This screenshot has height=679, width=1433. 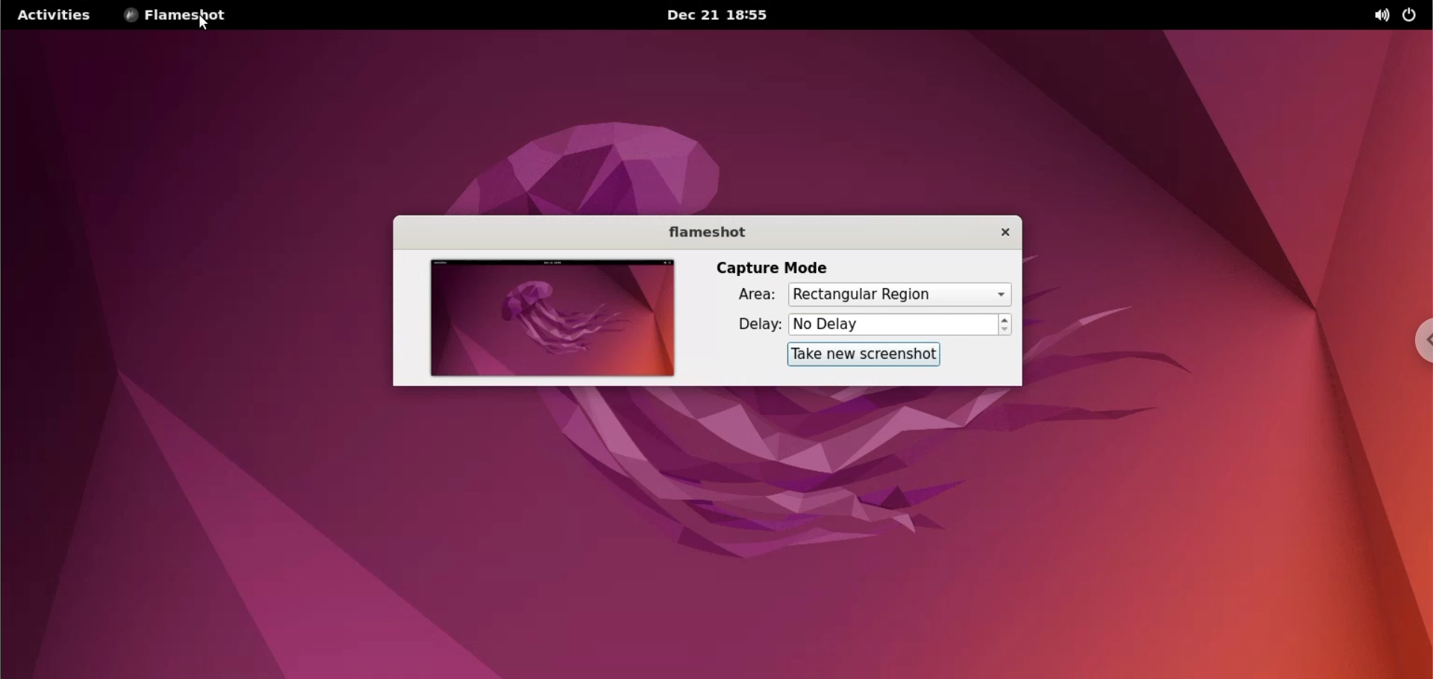 What do you see at coordinates (1412, 15) in the screenshot?
I see `power options` at bounding box center [1412, 15].